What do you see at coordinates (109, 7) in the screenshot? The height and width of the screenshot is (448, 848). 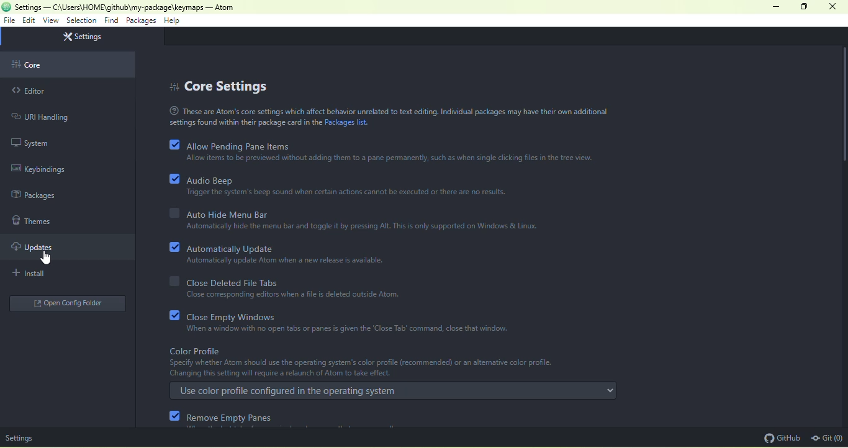 I see `current directory` at bounding box center [109, 7].